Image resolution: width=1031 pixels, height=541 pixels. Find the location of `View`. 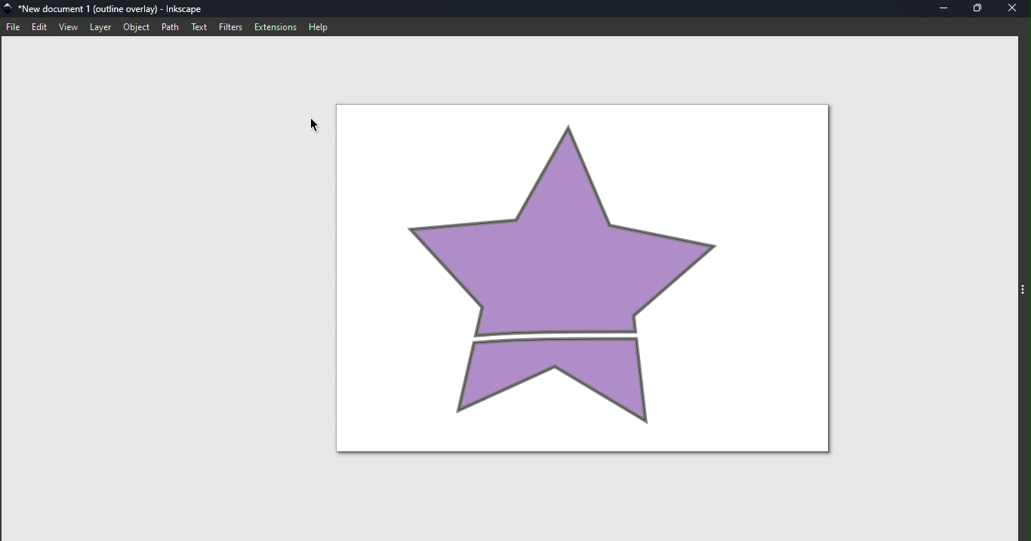

View is located at coordinates (70, 26).